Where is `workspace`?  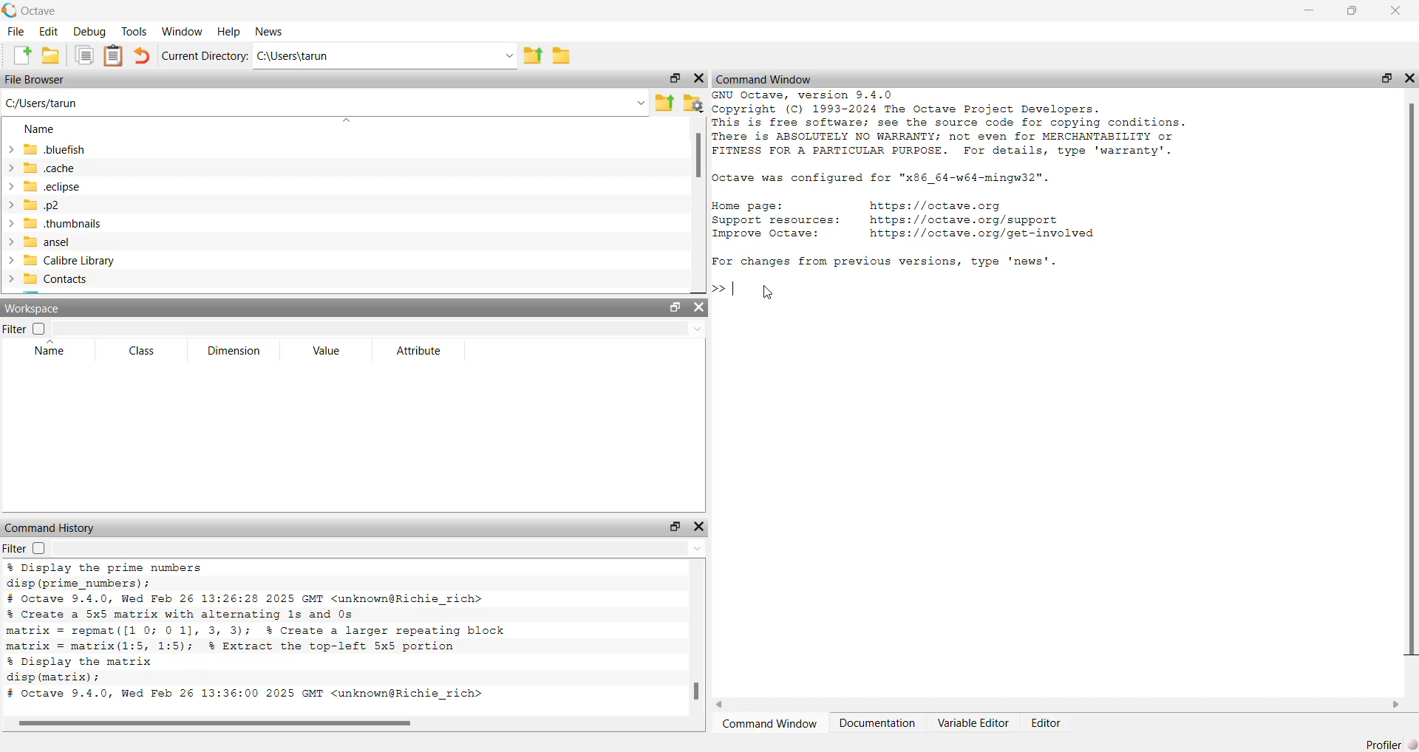
workspace is located at coordinates (39, 308).